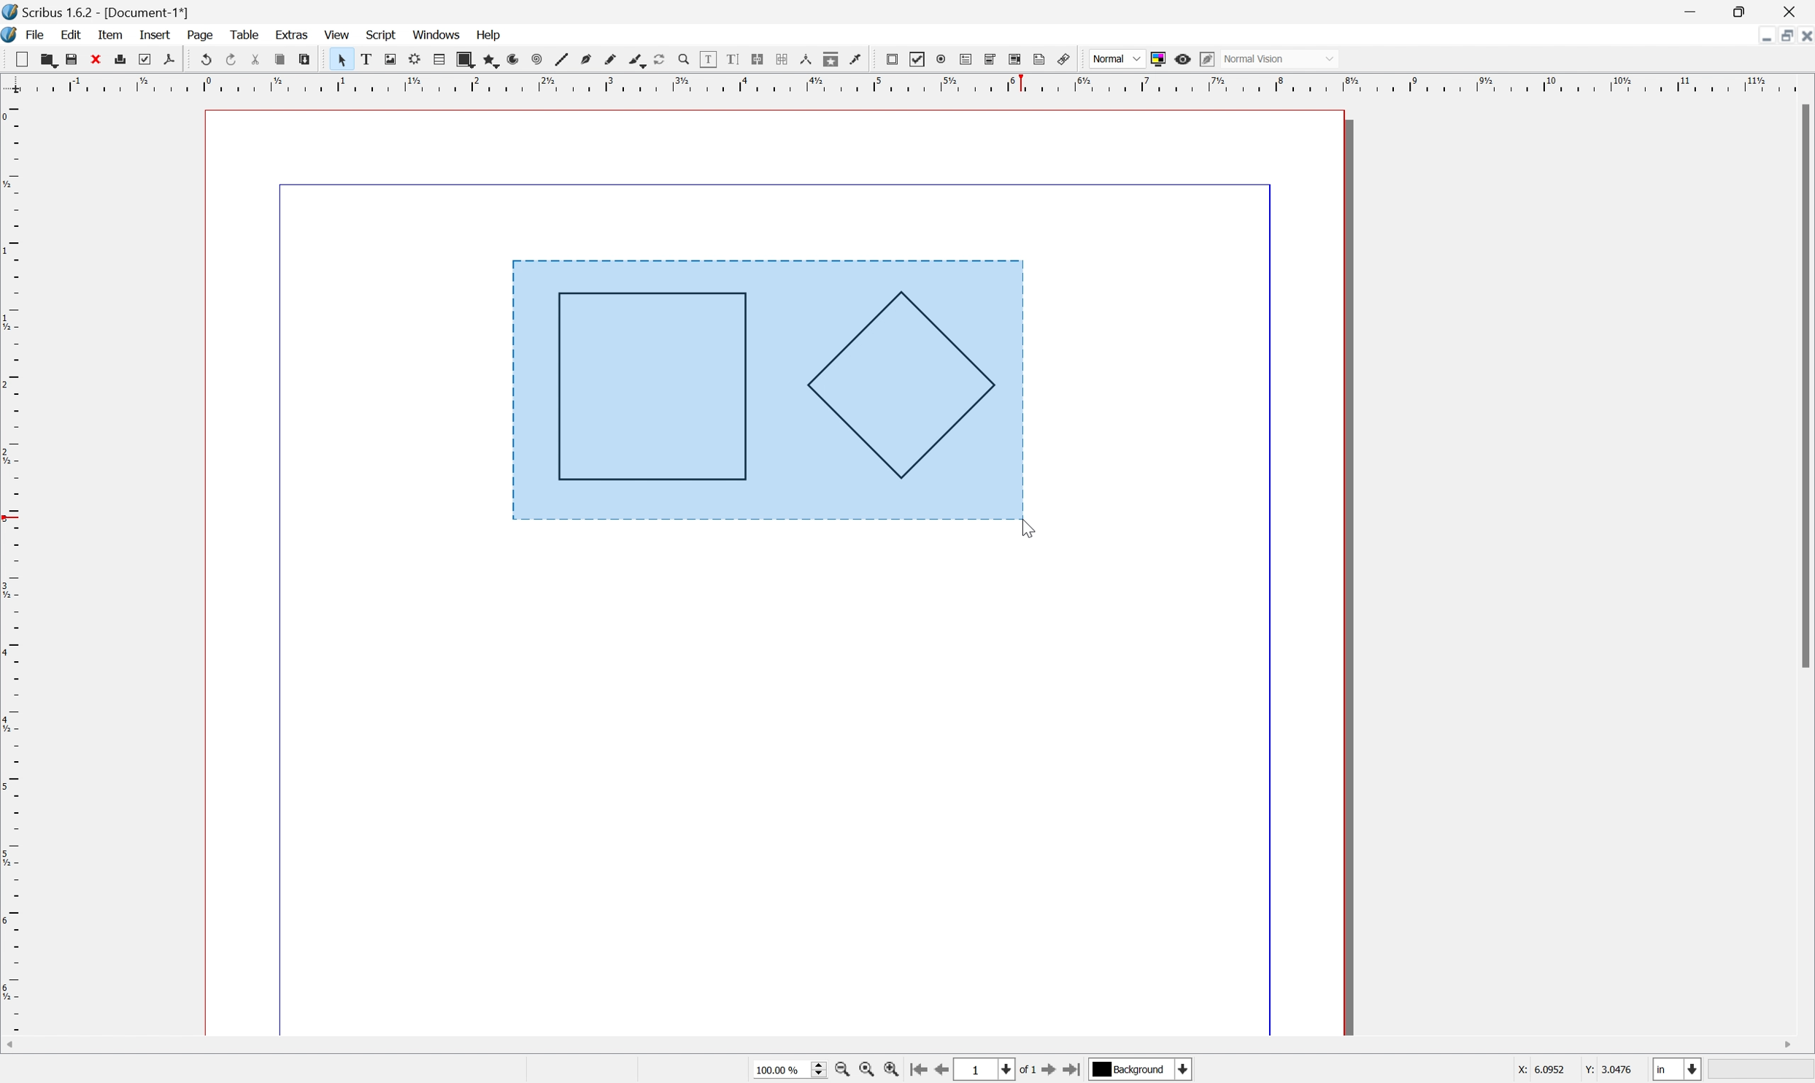  Describe the element at coordinates (1692, 10) in the screenshot. I see `Minimize` at that location.